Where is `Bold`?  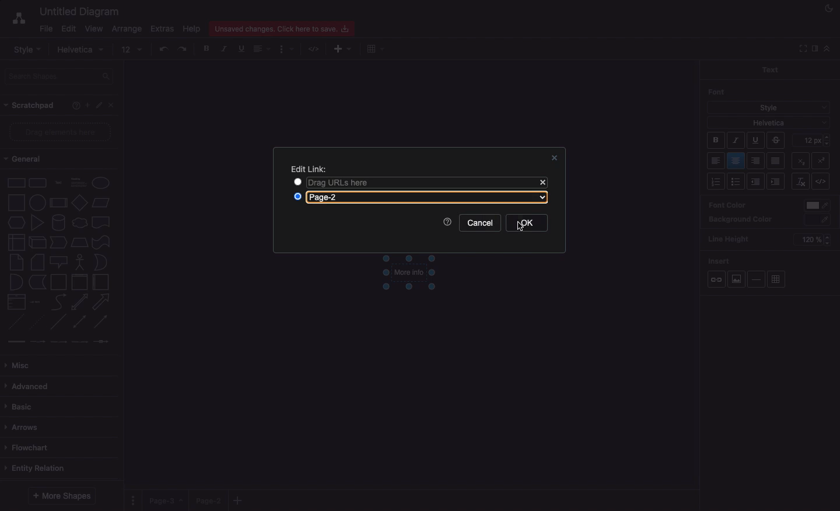 Bold is located at coordinates (207, 48).